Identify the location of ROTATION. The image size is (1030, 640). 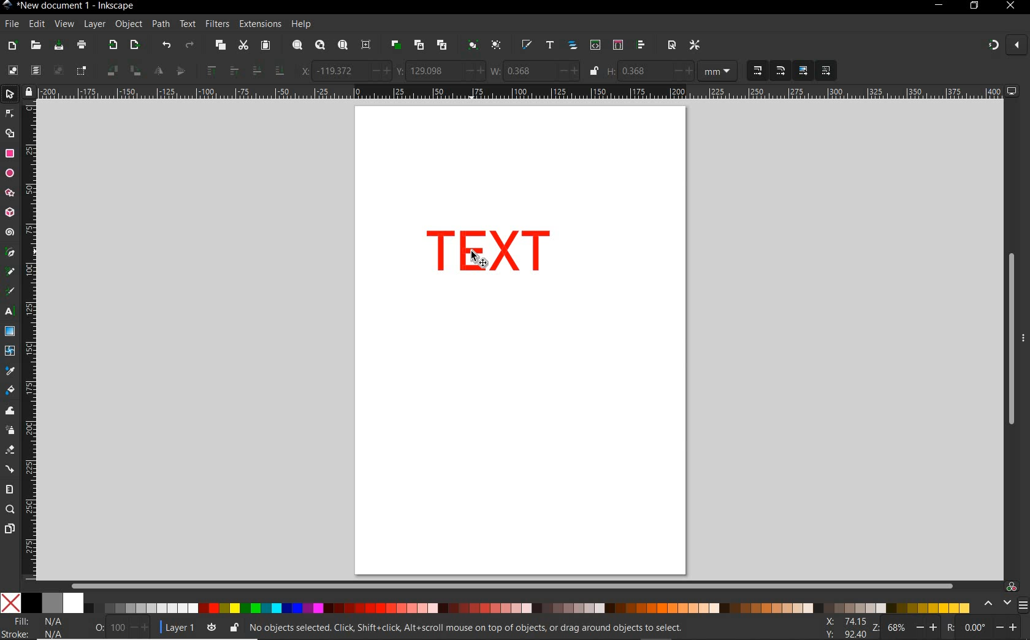
(981, 628).